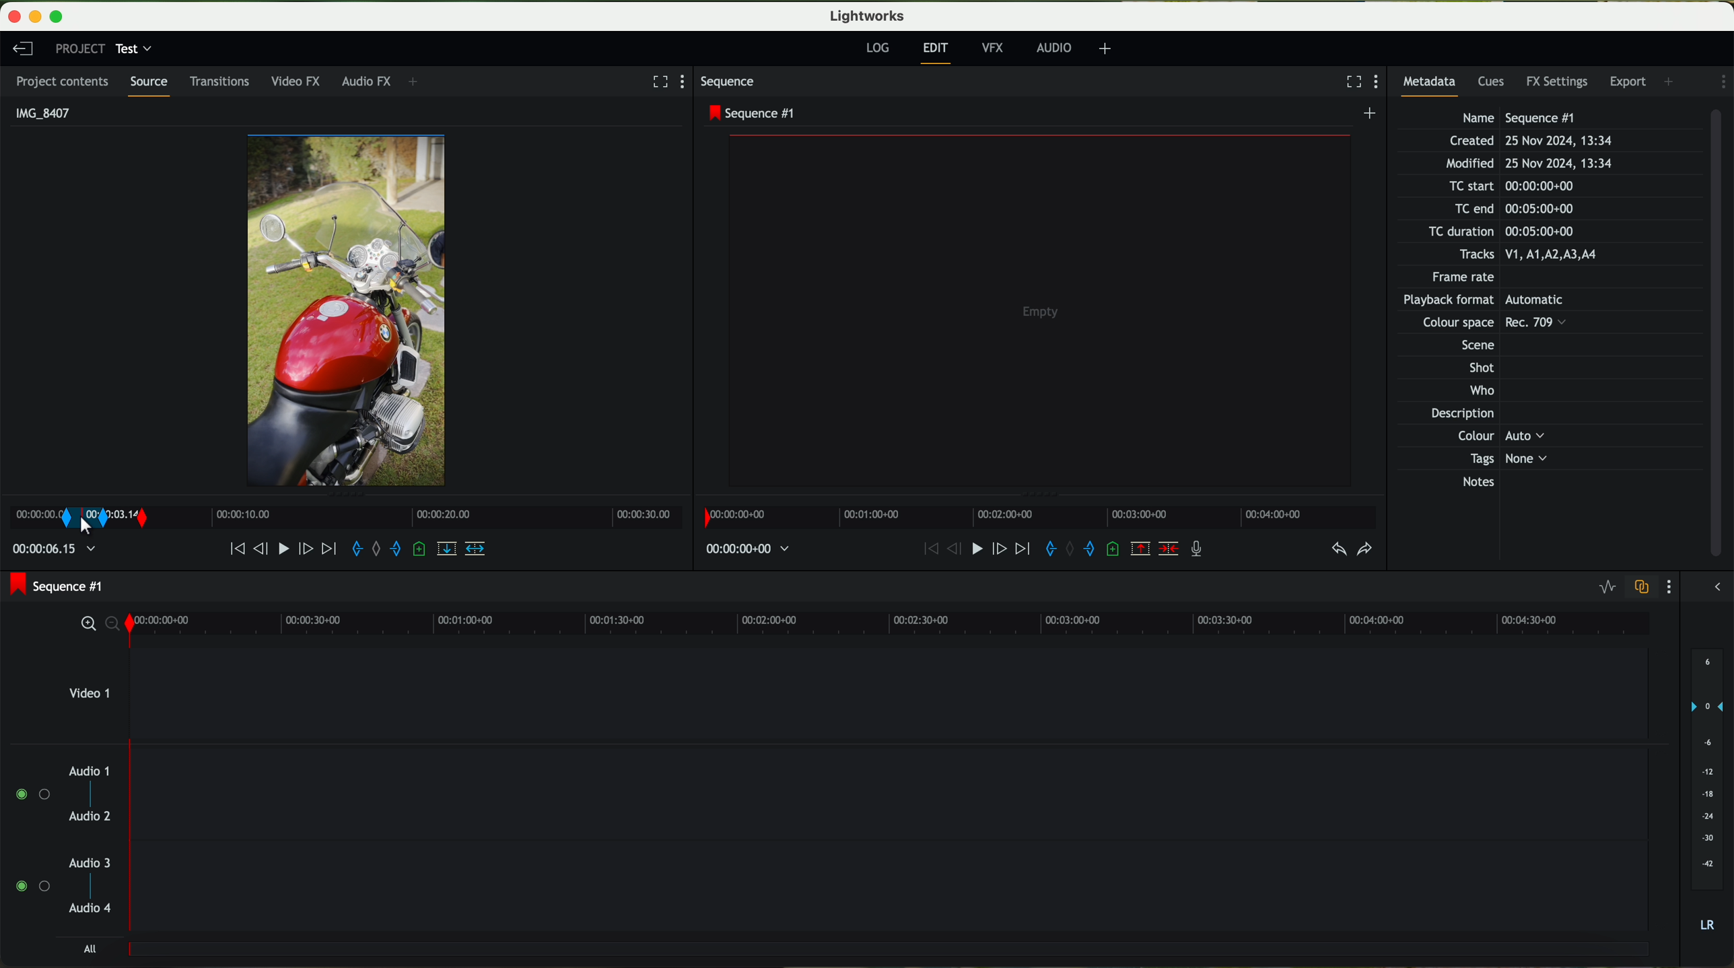 The width and height of the screenshot is (1734, 968). What do you see at coordinates (1607, 588) in the screenshot?
I see `toggle audio levels editing` at bounding box center [1607, 588].